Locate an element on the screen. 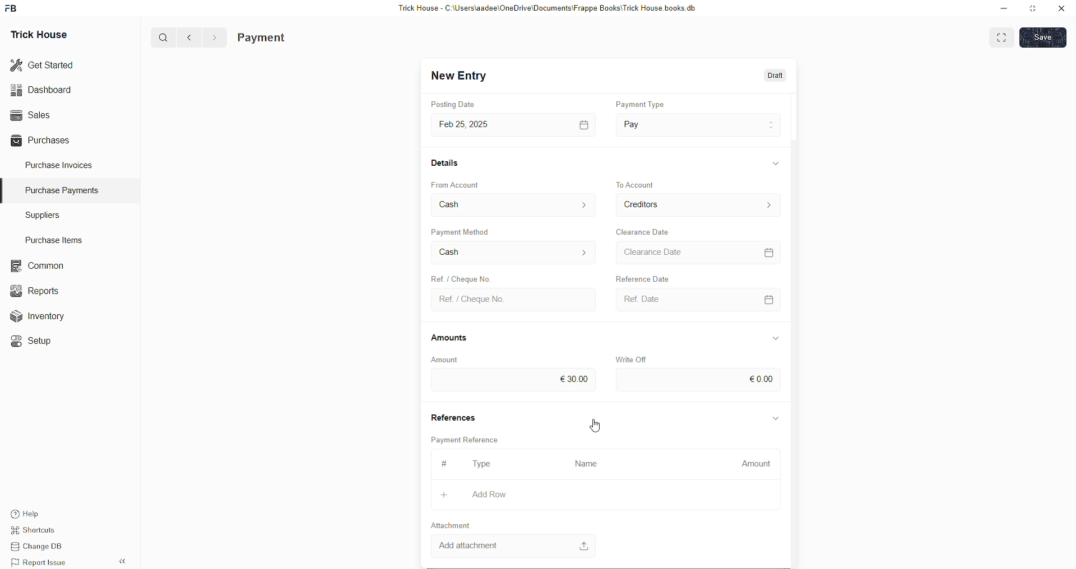 This screenshot has width=1076, height=569. Amounts is located at coordinates (447, 338).